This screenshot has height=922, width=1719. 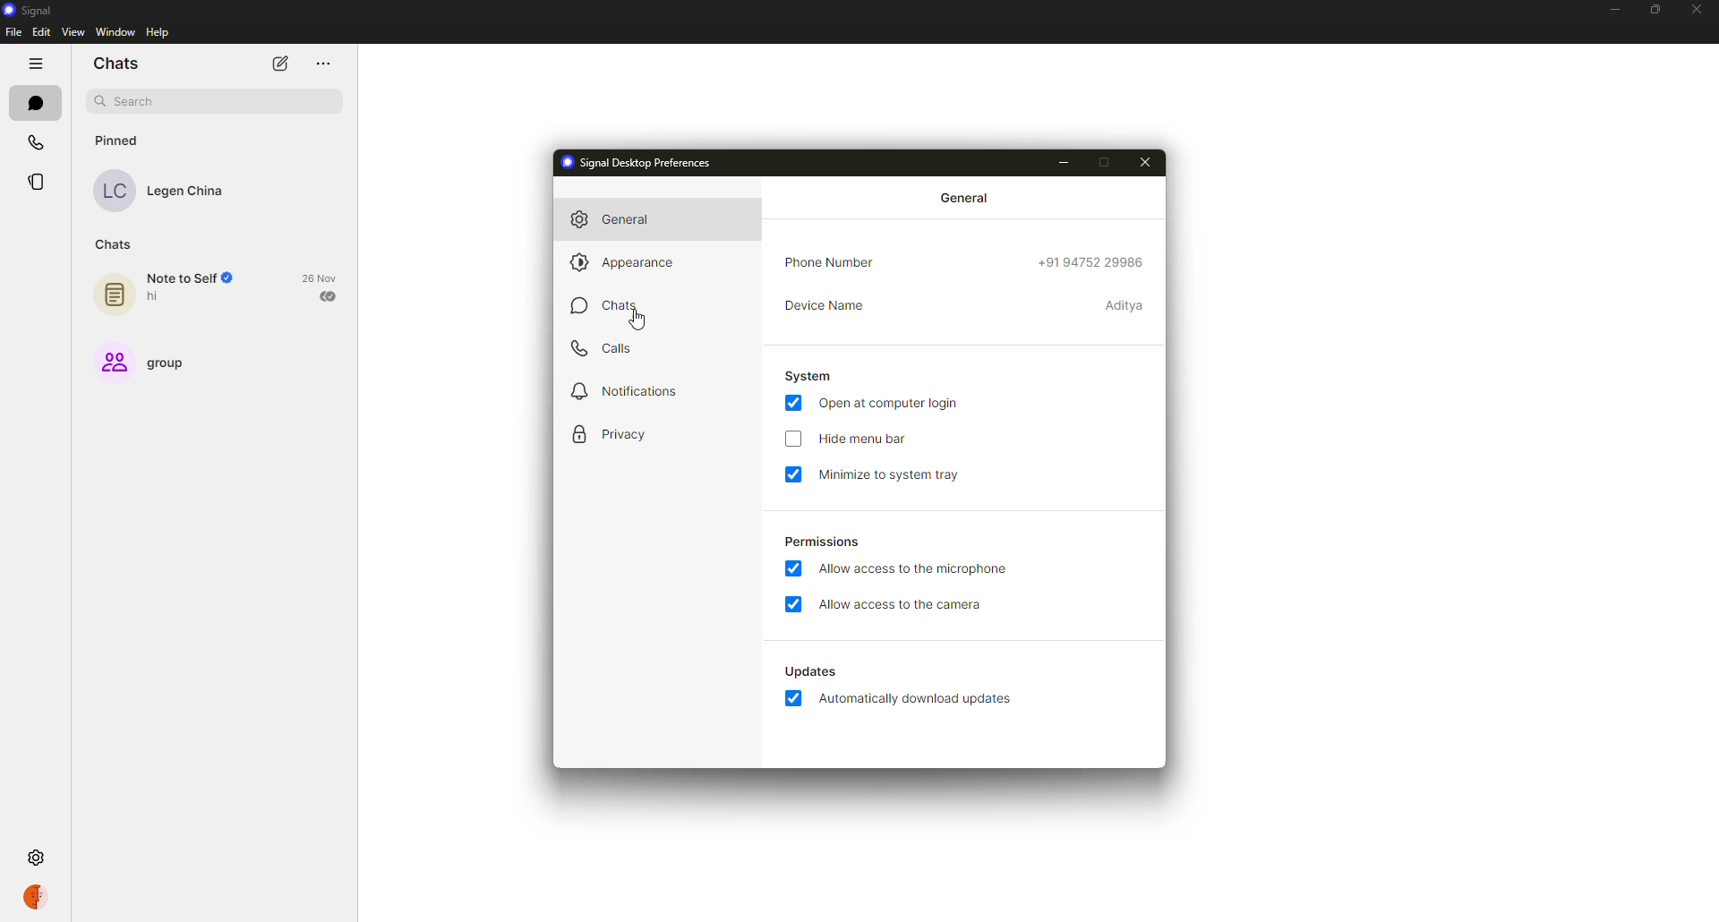 I want to click on allow access to microphone, so click(x=916, y=570).